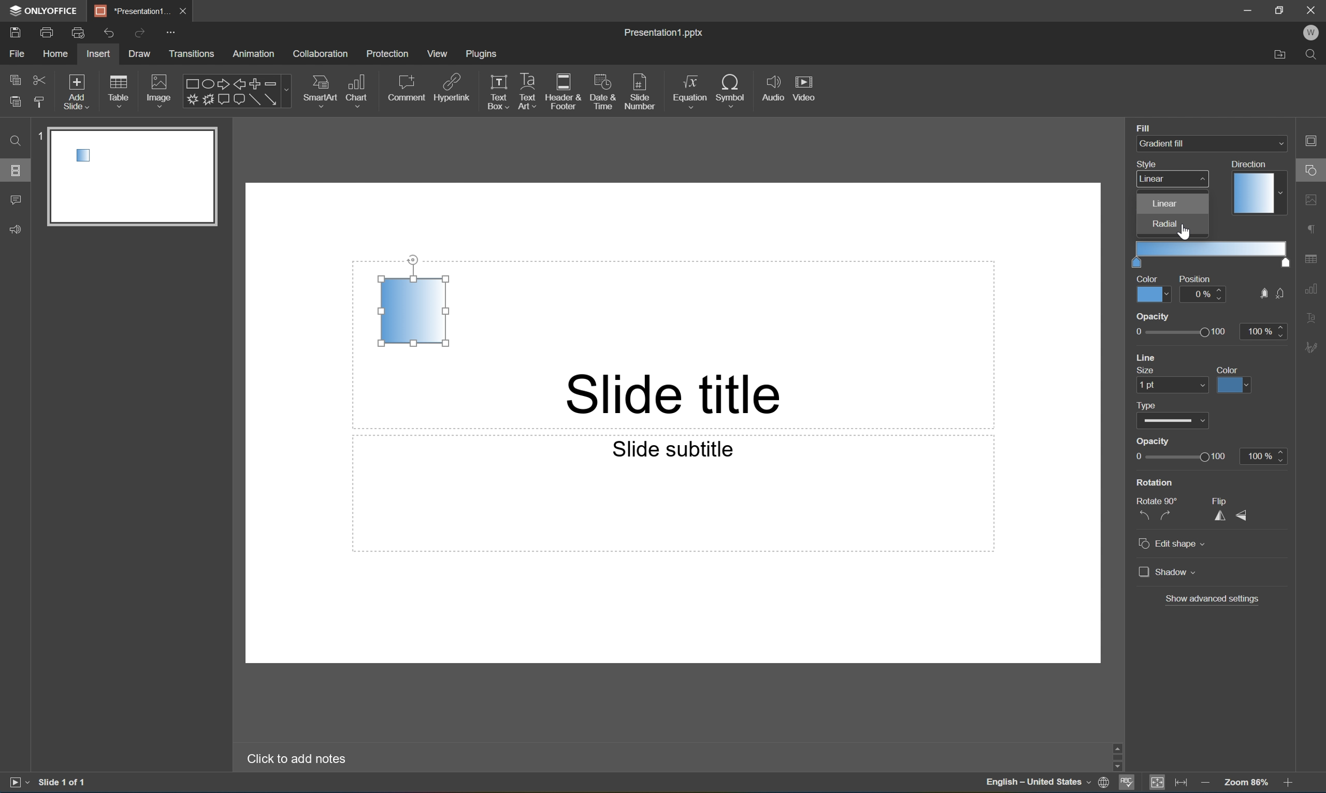  What do you see at coordinates (15, 169) in the screenshot?
I see `Slides` at bounding box center [15, 169].